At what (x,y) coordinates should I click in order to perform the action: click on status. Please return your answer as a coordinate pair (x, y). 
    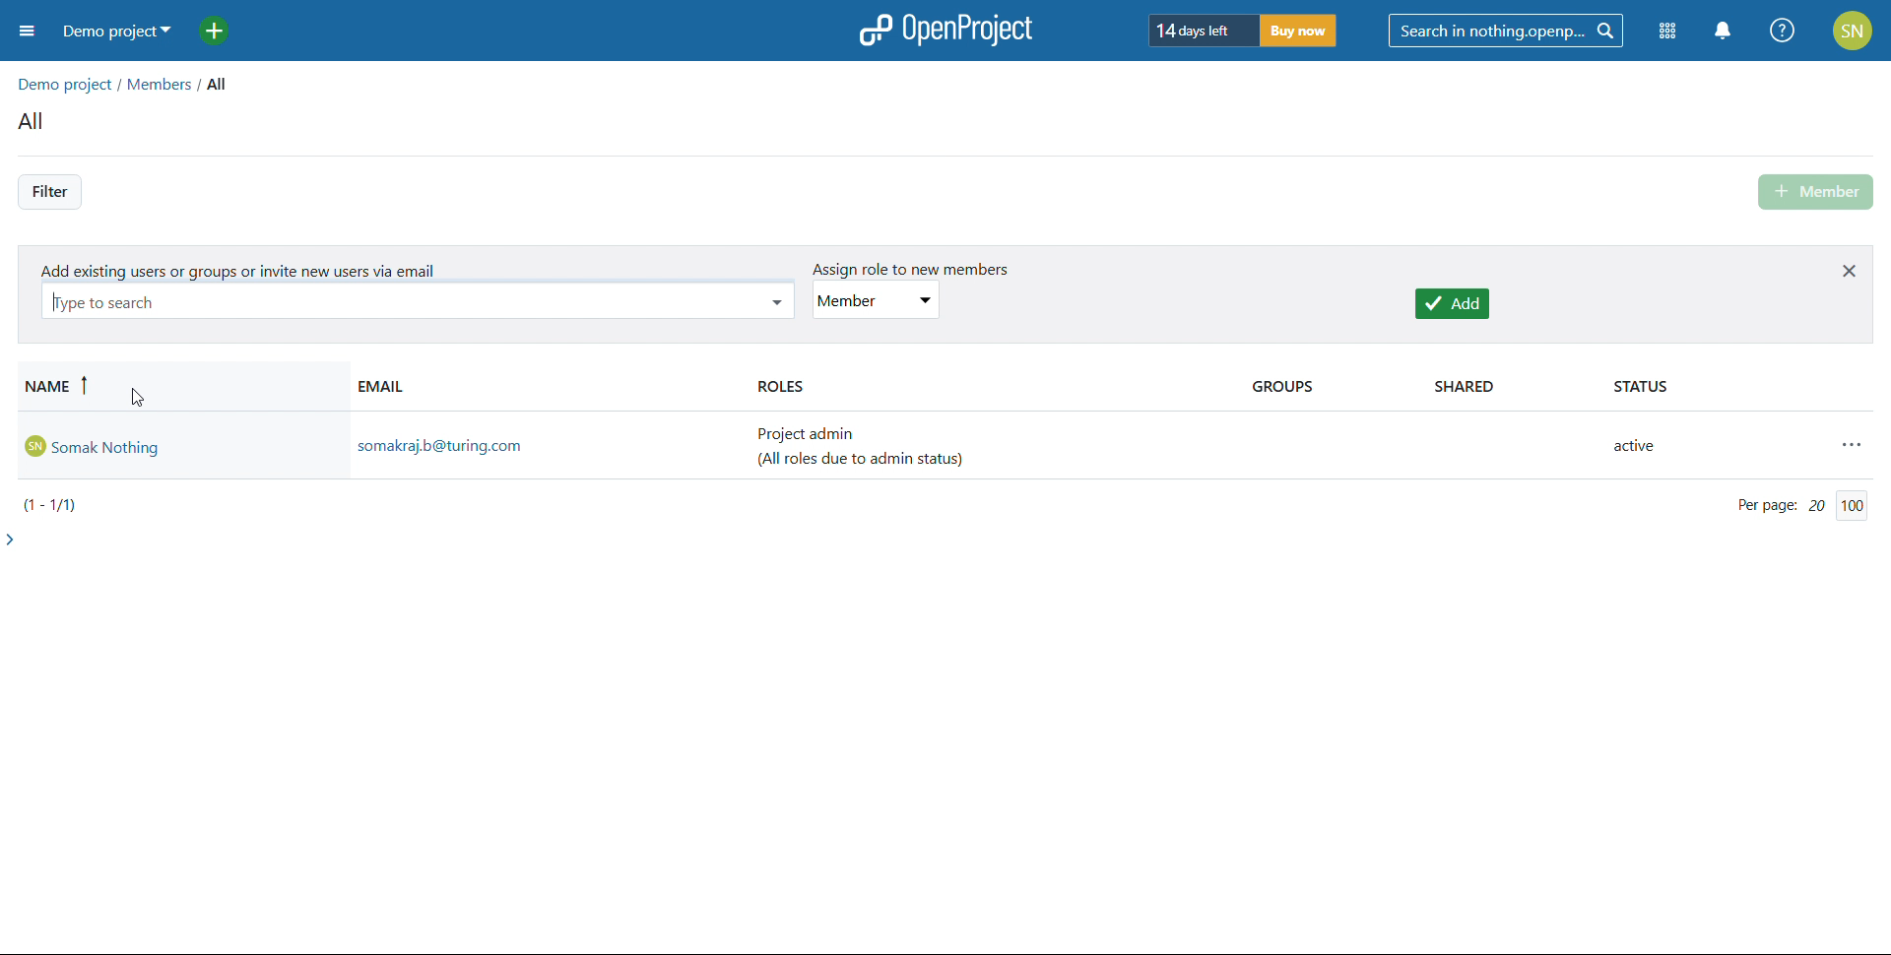
    Looking at the image, I should click on (1730, 388).